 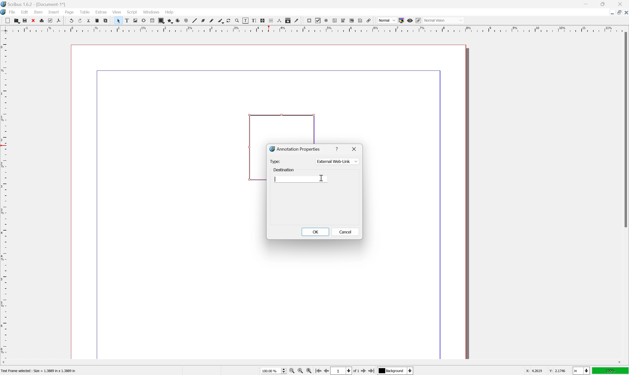 I want to click on polygon, so click(x=170, y=21).